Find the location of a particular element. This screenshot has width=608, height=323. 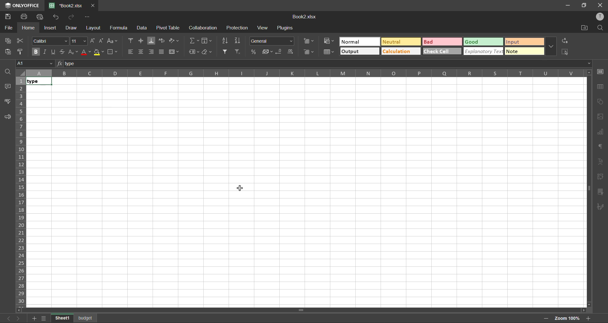

filter is located at coordinates (226, 51).